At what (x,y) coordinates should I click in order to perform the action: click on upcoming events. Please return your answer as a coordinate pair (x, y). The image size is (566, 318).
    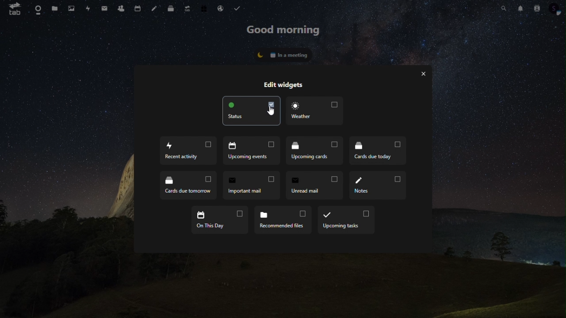
    Looking at the image, I should click on (252, 150).